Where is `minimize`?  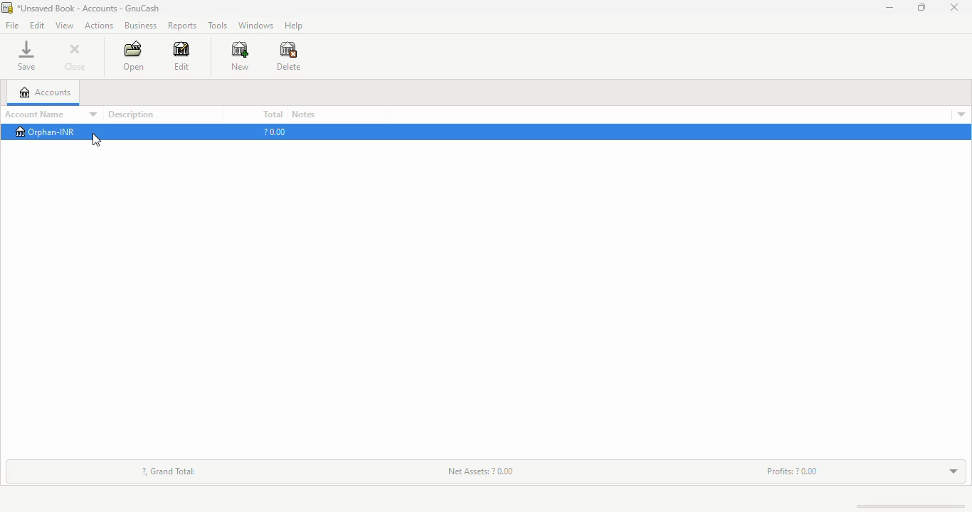
minimize is located at coordinates (889, 7).